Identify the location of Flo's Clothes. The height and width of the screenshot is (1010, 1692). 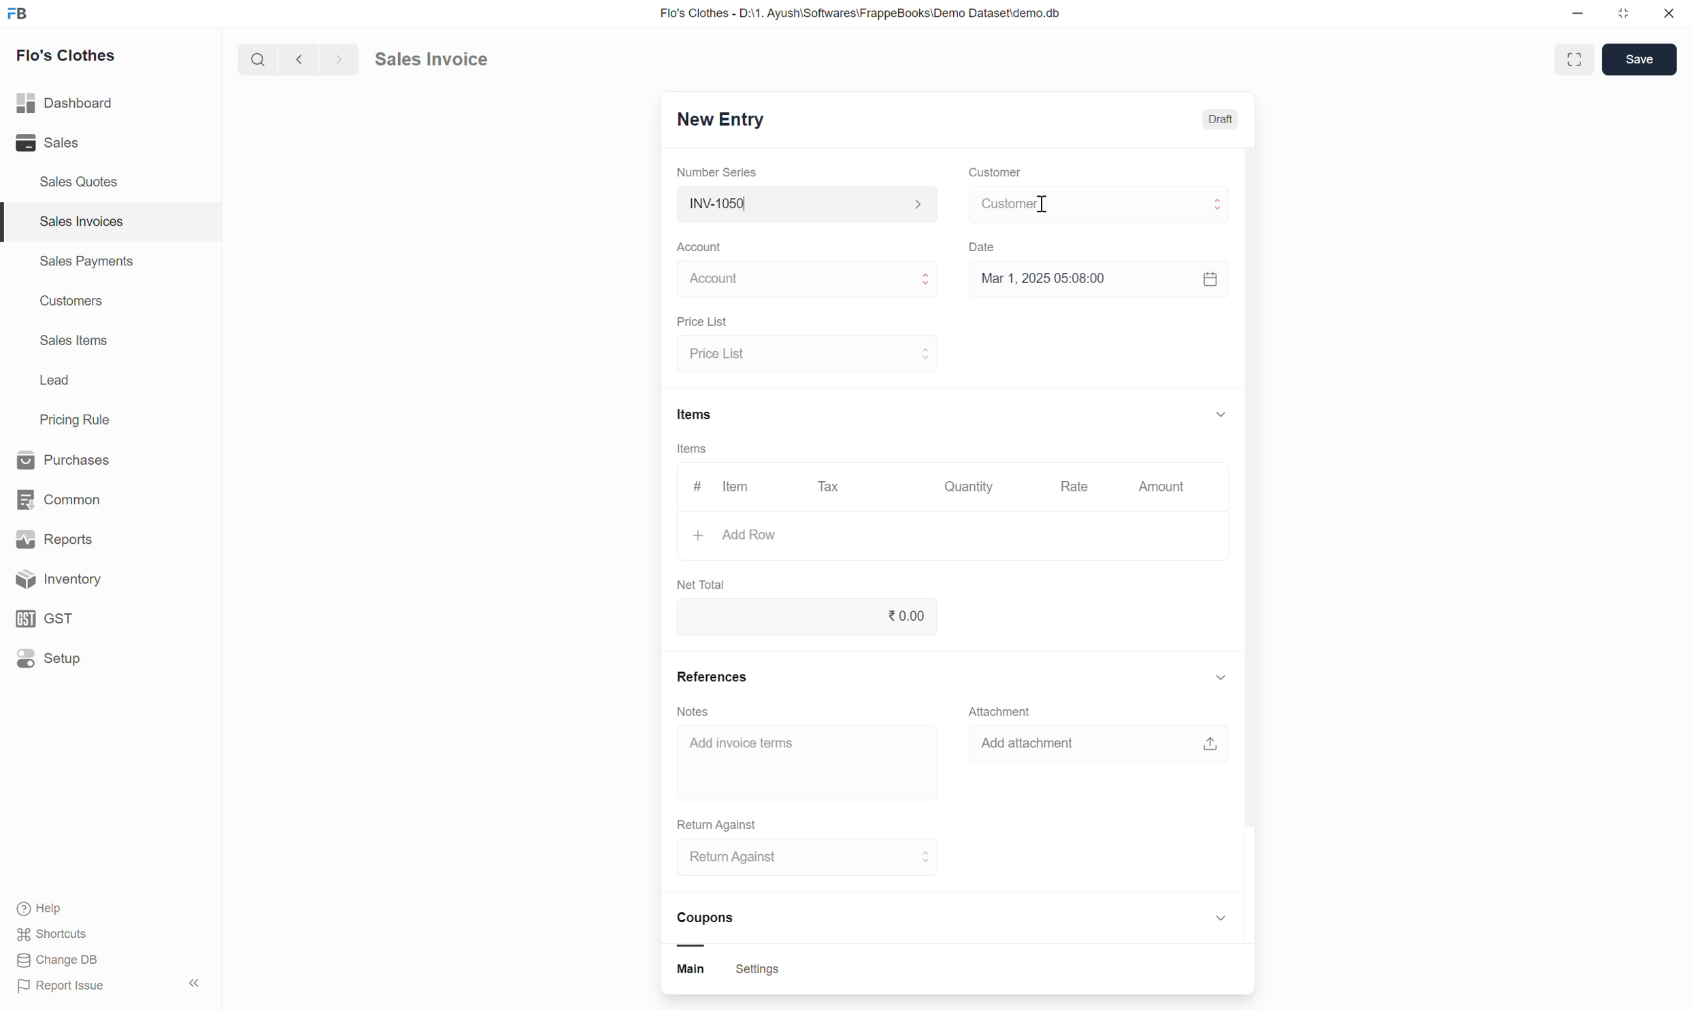
(73, 58).